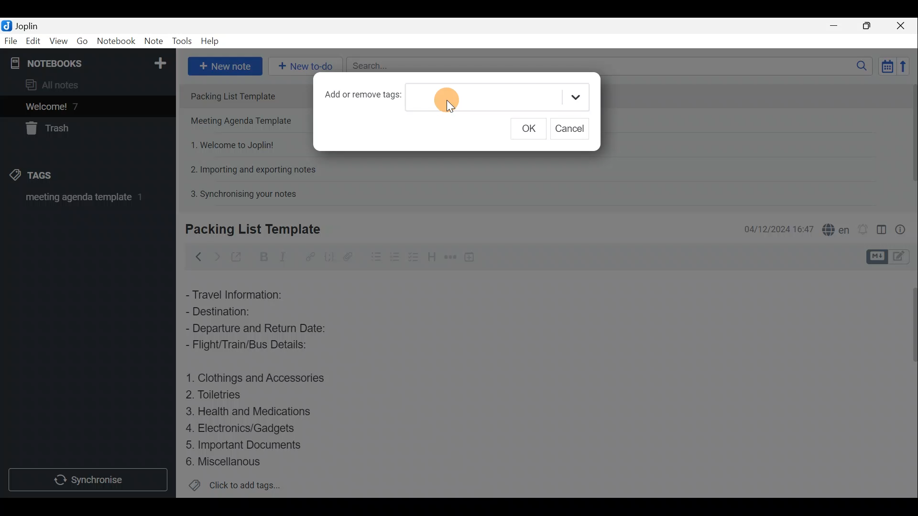  I want to click on Attach file, so click(348, 256).